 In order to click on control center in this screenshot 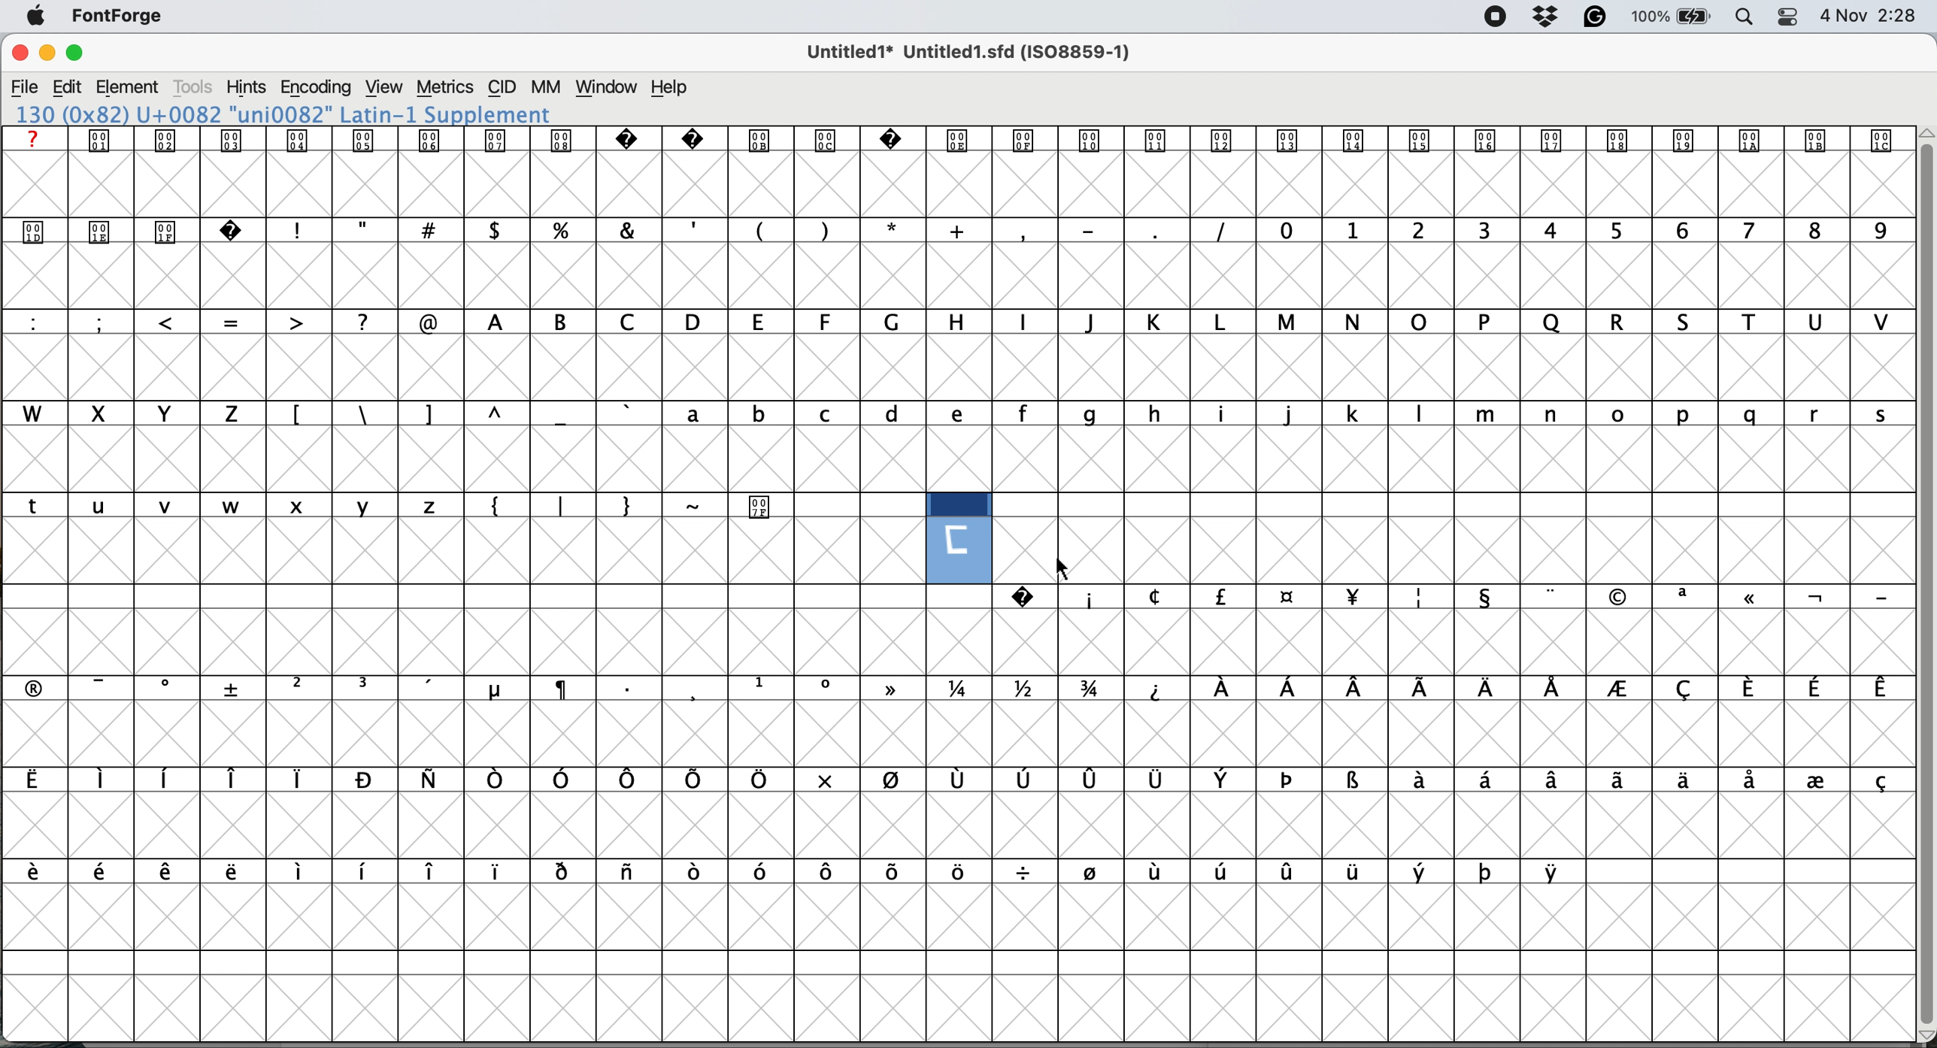, I will do `click(1787, 17)`.